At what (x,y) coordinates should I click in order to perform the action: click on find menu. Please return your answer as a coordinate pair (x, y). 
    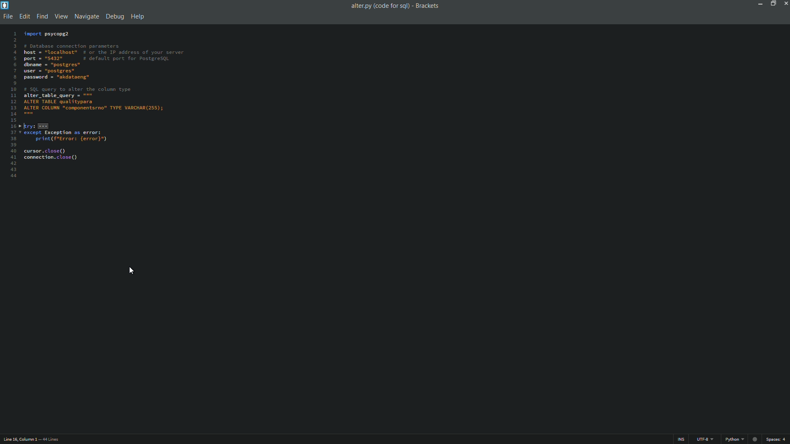
    Looking at the image, I should click on (42, 16).